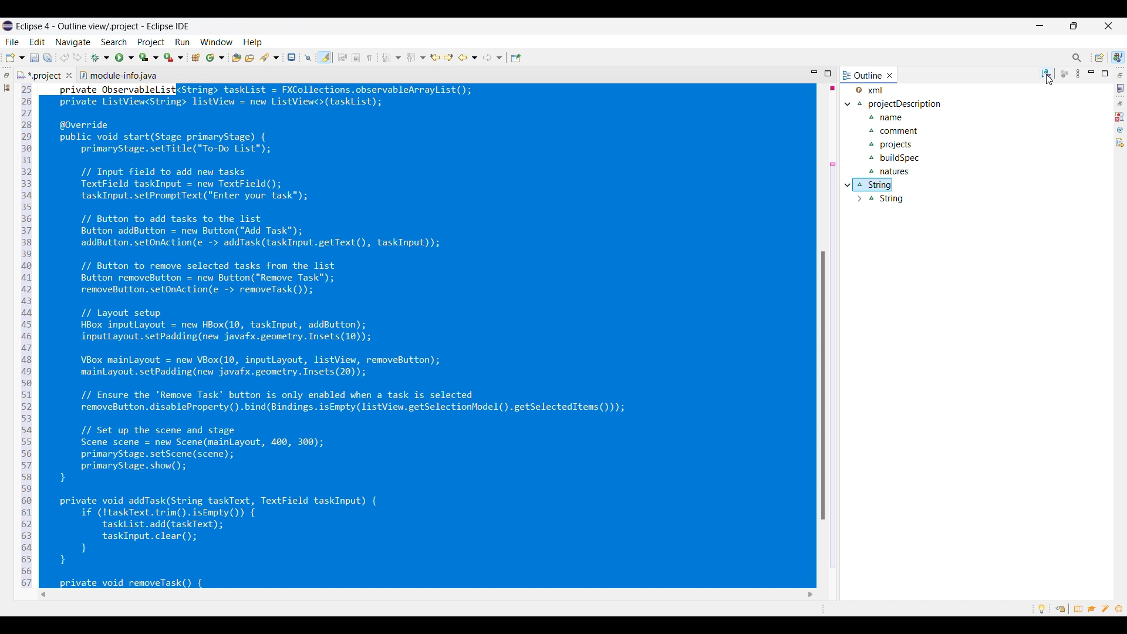 Image resolution: width=1127 pixels, height=634 pixels. What do you see at coordinates (1040, 26) in the screenshot?
I see `Minimize` at bounding box center [1040, 26].